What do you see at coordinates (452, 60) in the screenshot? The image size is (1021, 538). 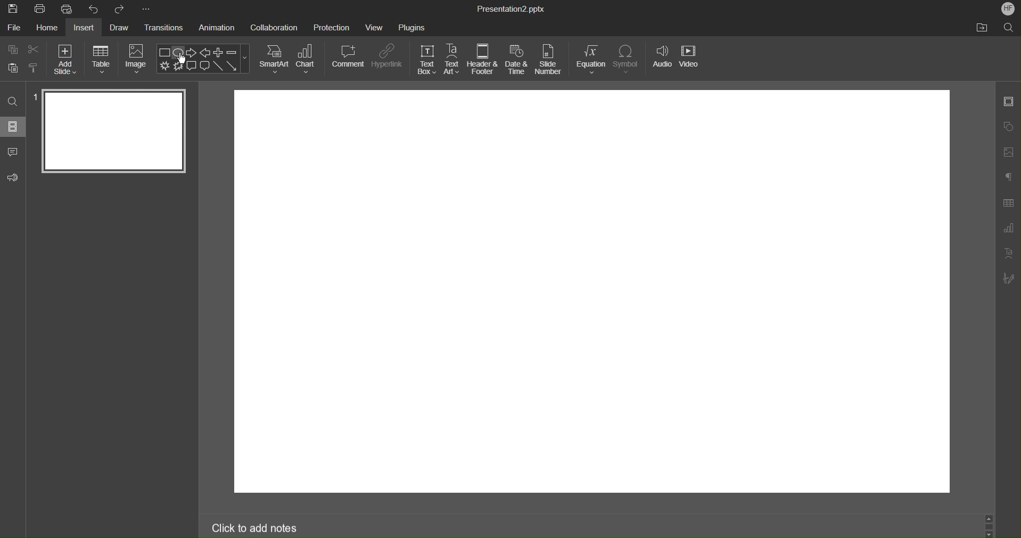 I see `Text Art` at bounding box center [452, 60].